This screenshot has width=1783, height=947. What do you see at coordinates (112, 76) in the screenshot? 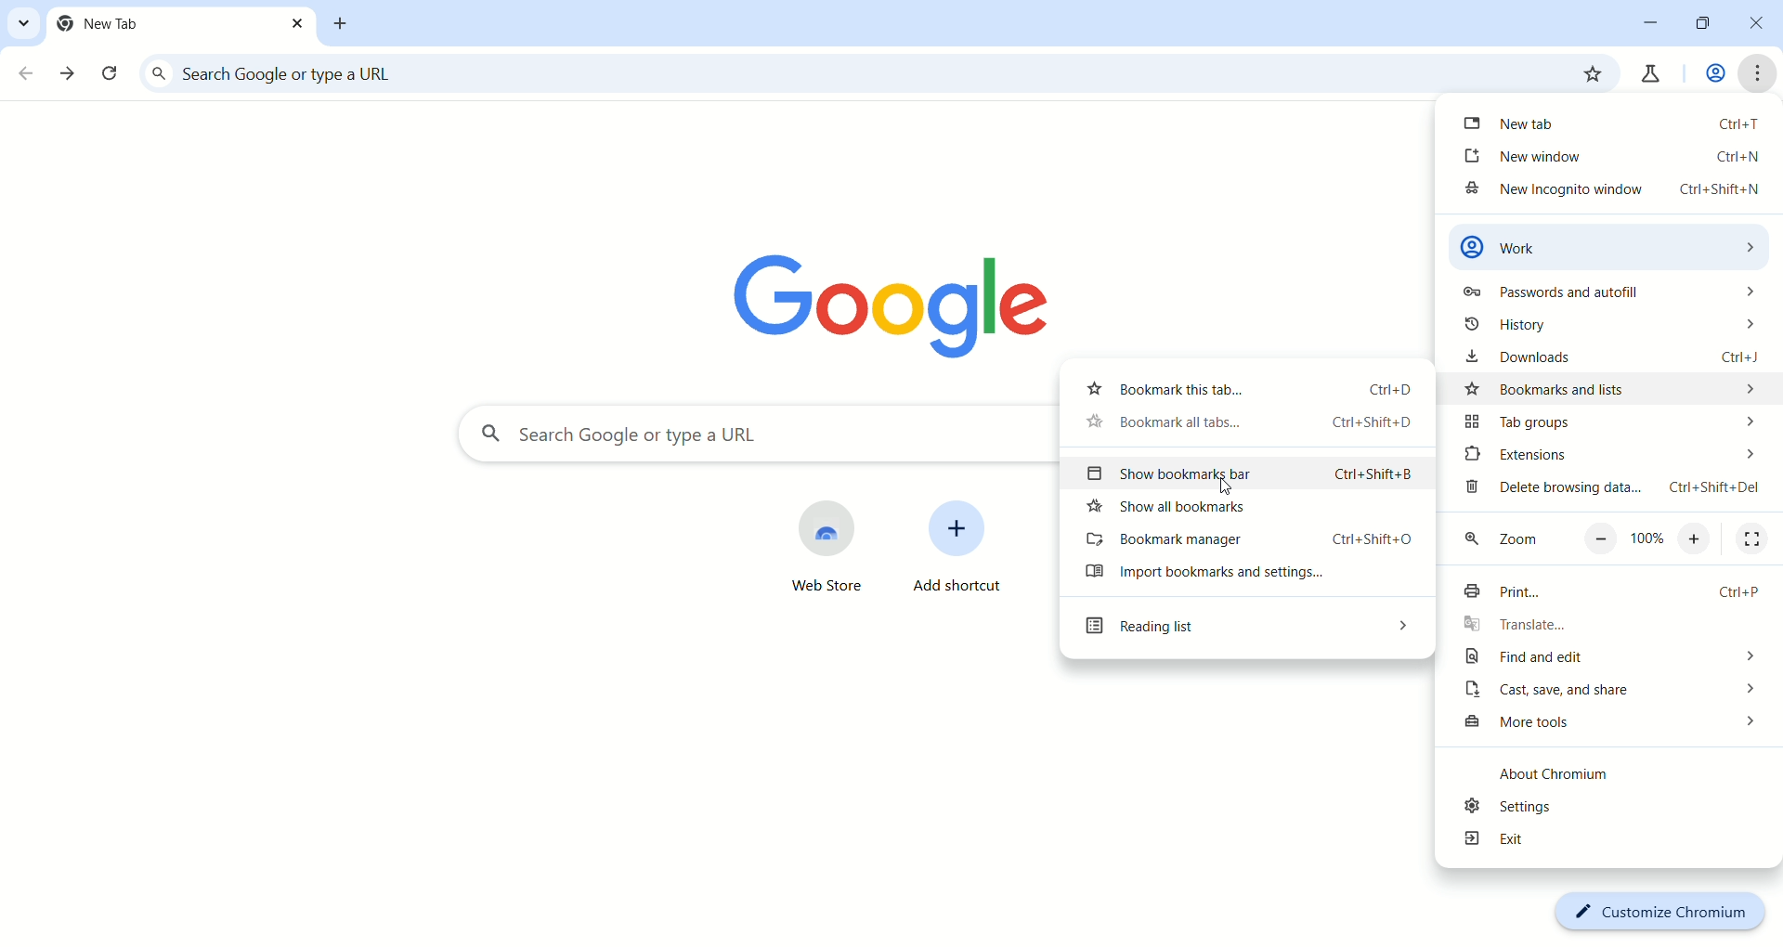
I see `reload` at bounding box center [112, 76].